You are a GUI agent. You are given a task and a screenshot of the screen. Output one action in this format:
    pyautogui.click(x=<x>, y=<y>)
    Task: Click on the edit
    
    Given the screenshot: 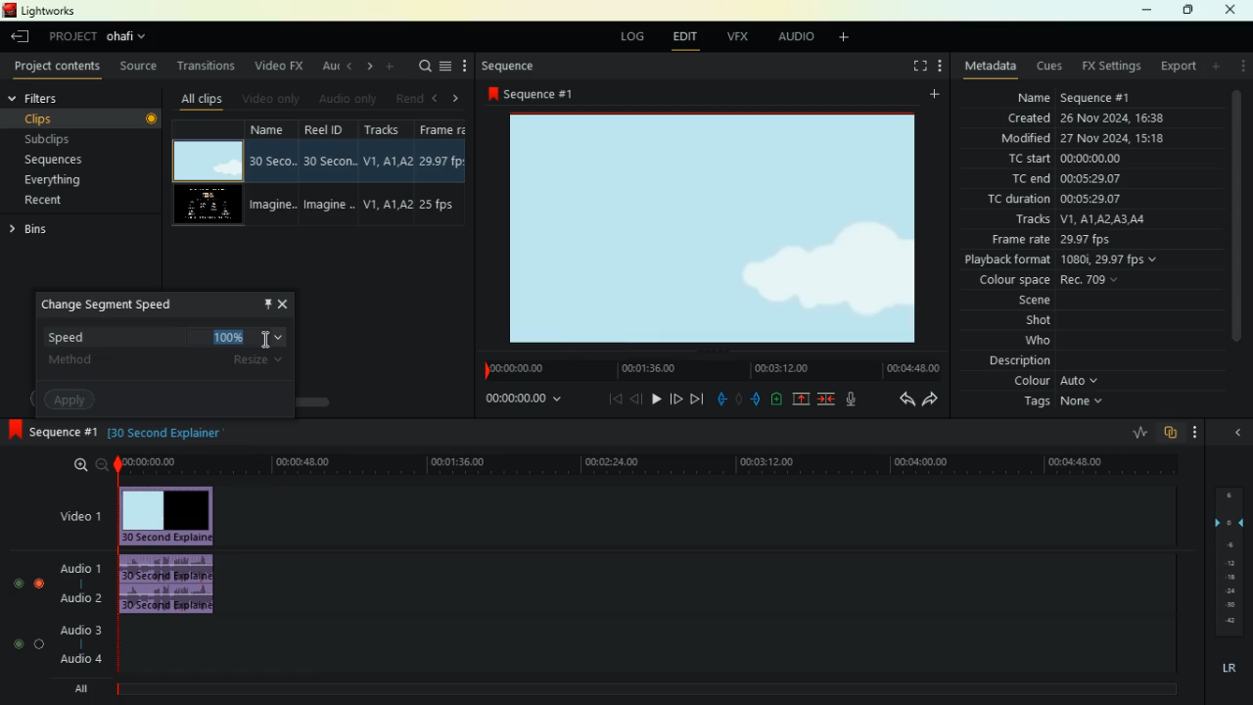 What is the action you would take?
    pyautogui.click(x=690, y=39)
    